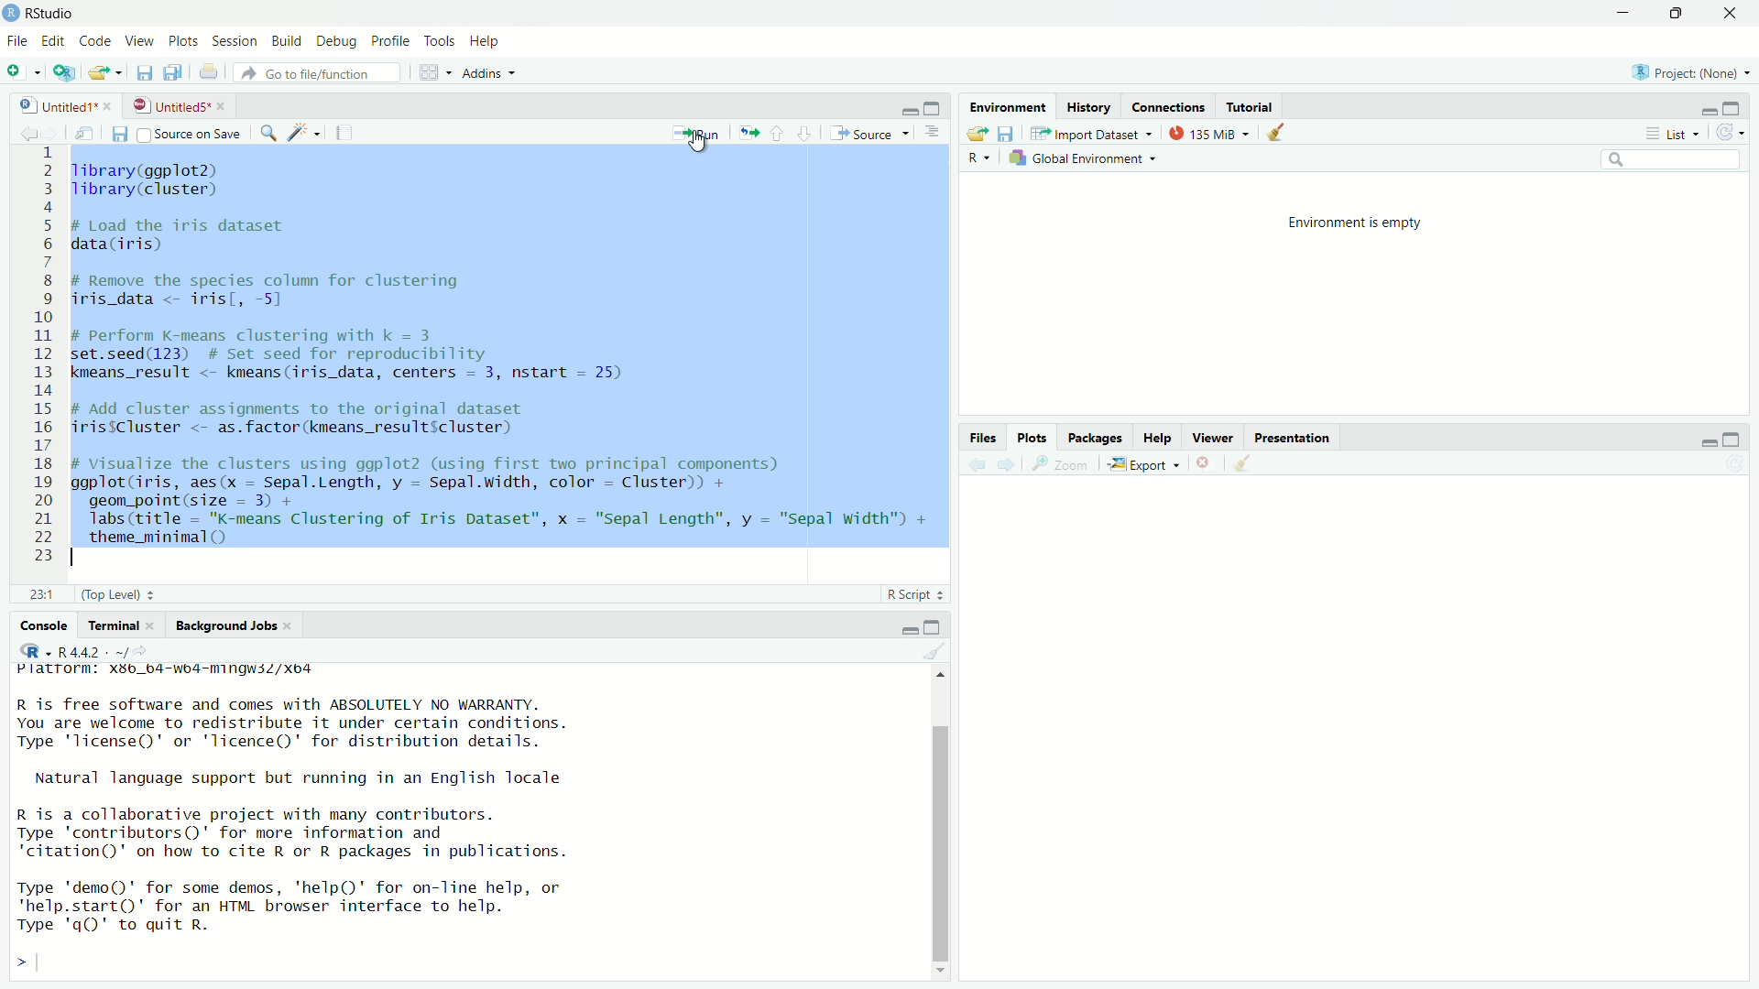  Describe the element at coordinates (1031, 437) in the screenshot. I see `plots` at that location.